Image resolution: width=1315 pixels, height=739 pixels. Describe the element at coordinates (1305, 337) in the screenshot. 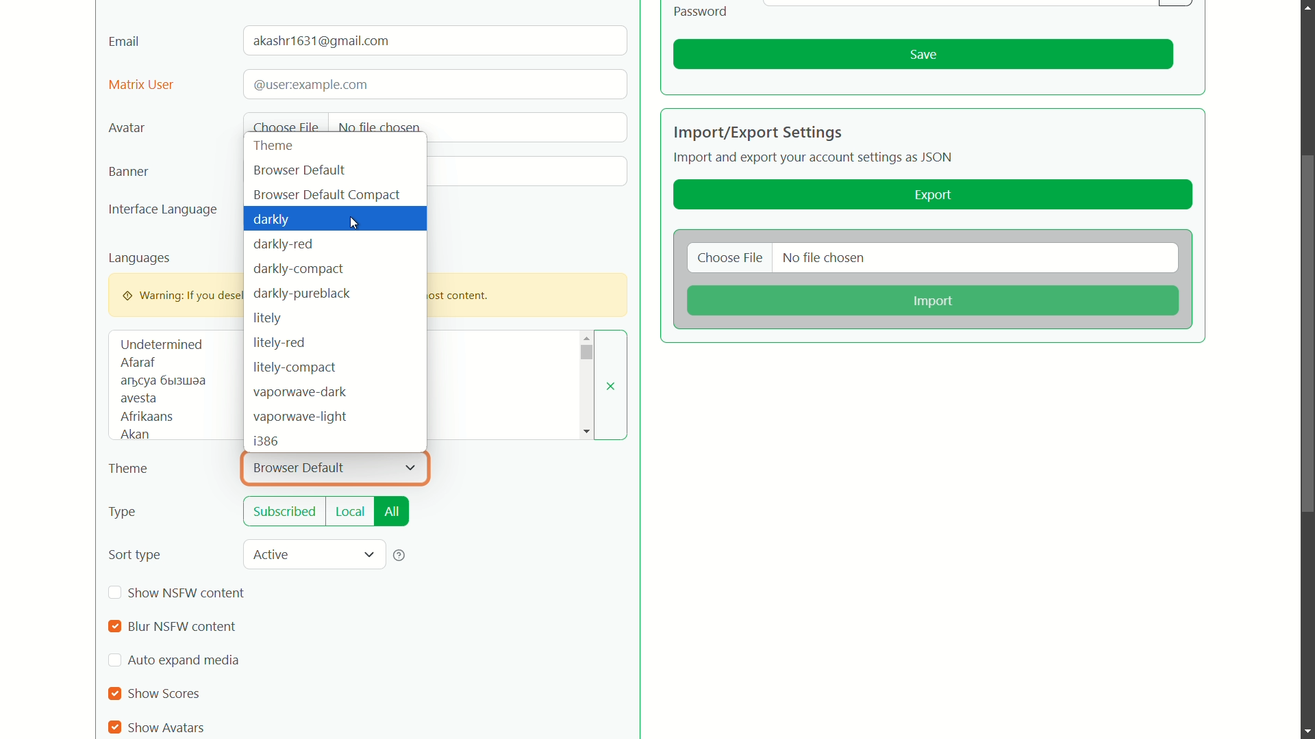

I see `scroll bar` at that location.